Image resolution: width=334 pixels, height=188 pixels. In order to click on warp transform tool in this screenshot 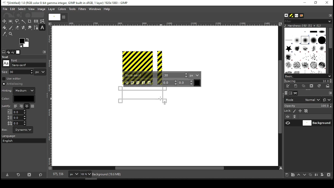, I will do `click(42, 21)`.